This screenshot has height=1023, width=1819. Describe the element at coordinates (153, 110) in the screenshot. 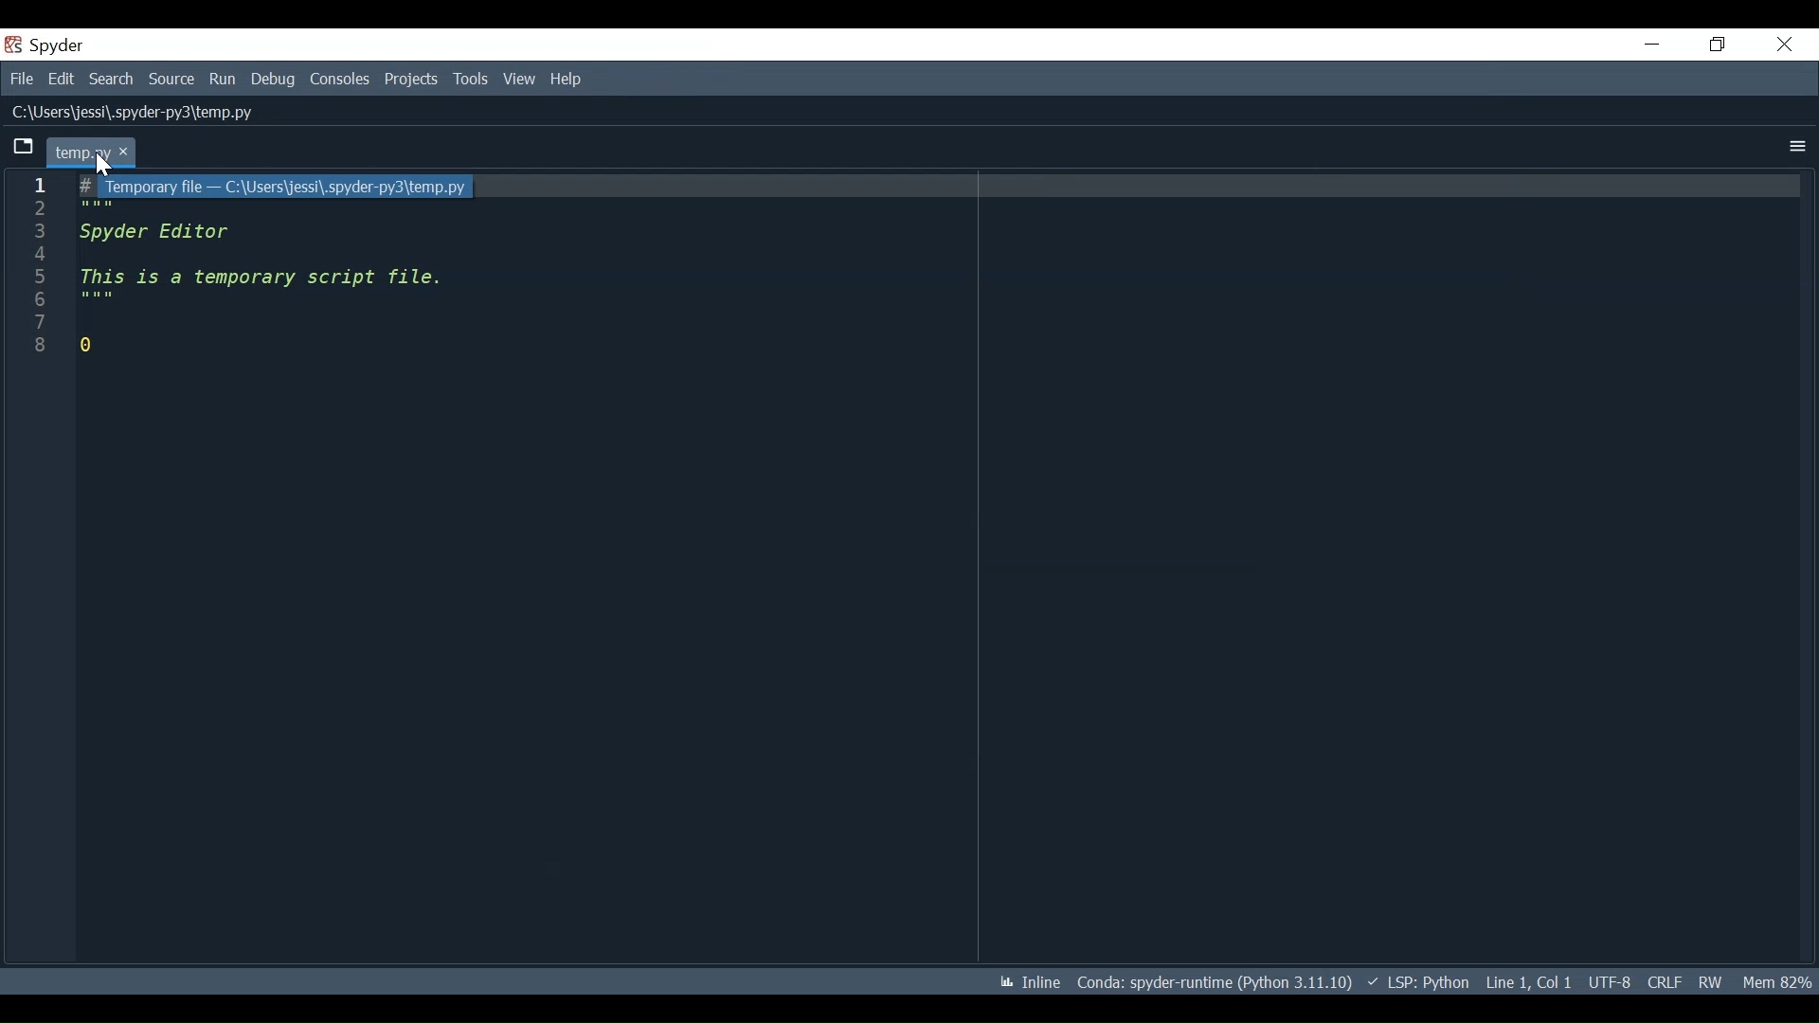

I see `C:\Users\jessi\.spyder-py3\temp.py` at that location.